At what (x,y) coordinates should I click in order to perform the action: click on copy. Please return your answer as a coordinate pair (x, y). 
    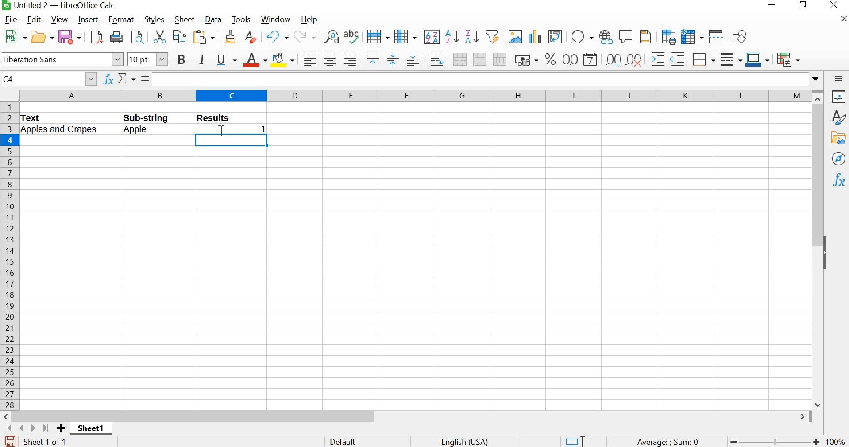
    Looking at the image, I should click on (178, 36).